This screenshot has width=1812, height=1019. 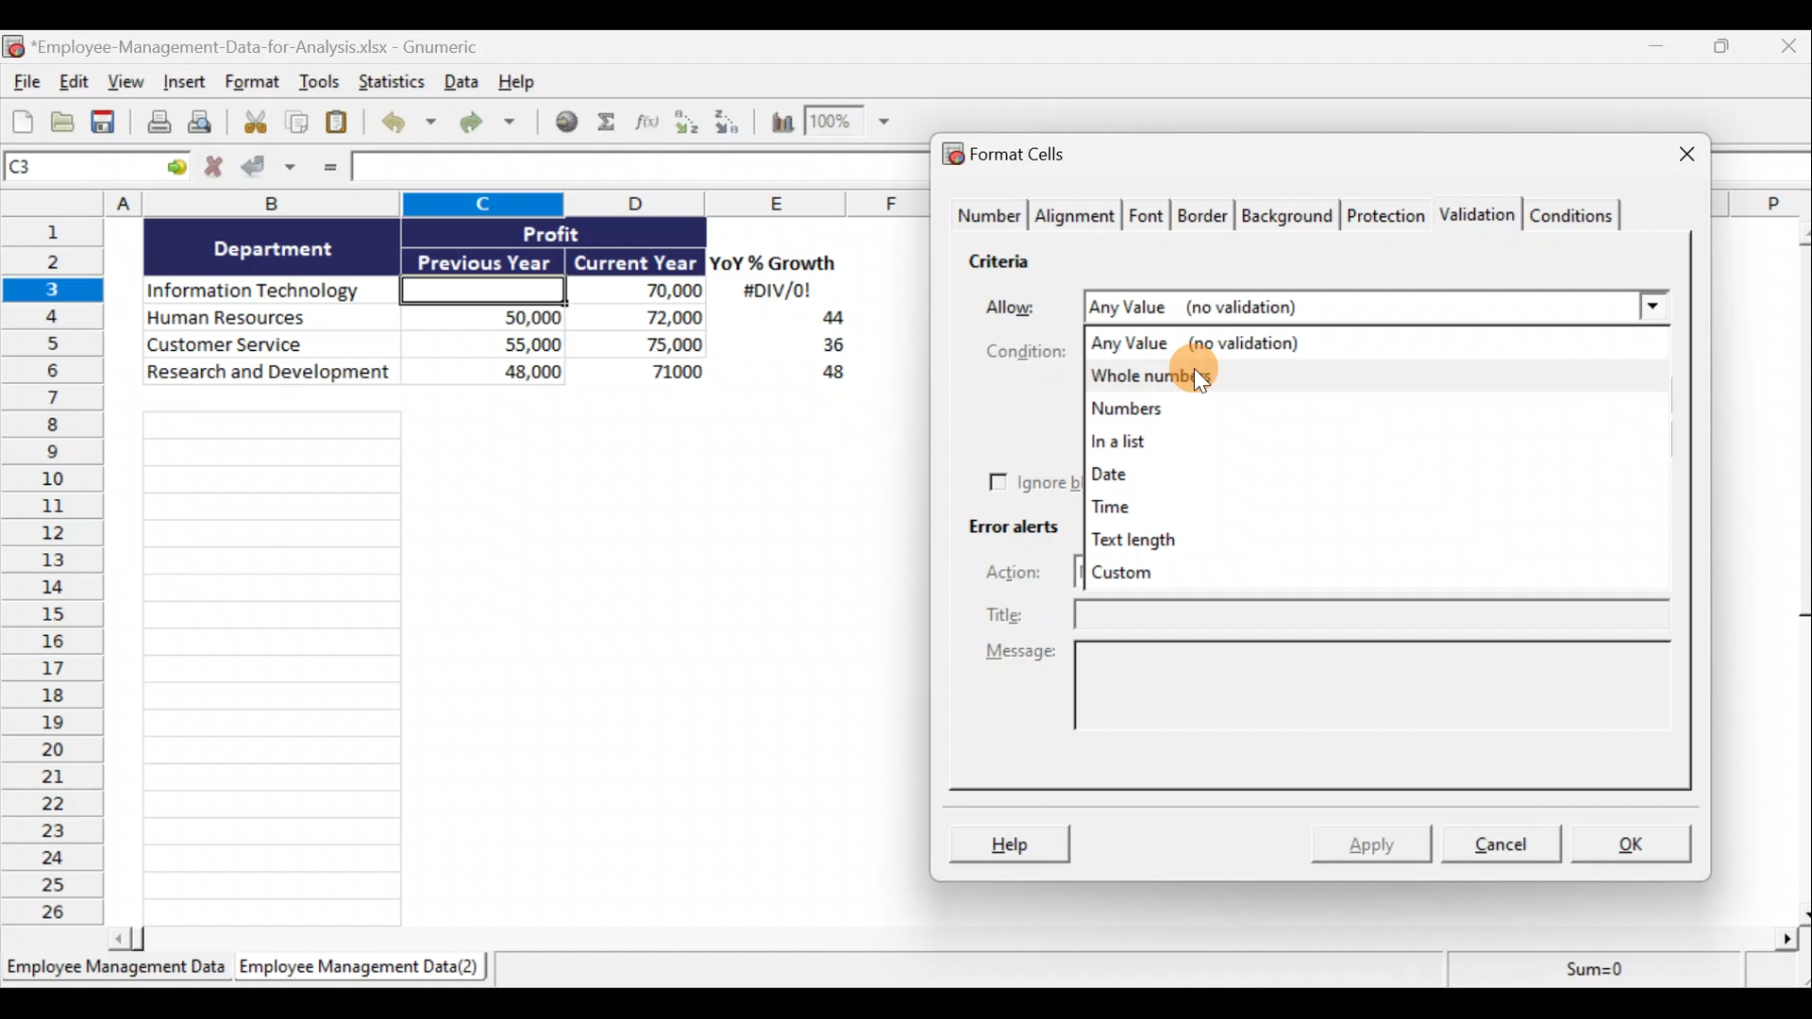 I want to click on Help, so click(x=523, y=80).